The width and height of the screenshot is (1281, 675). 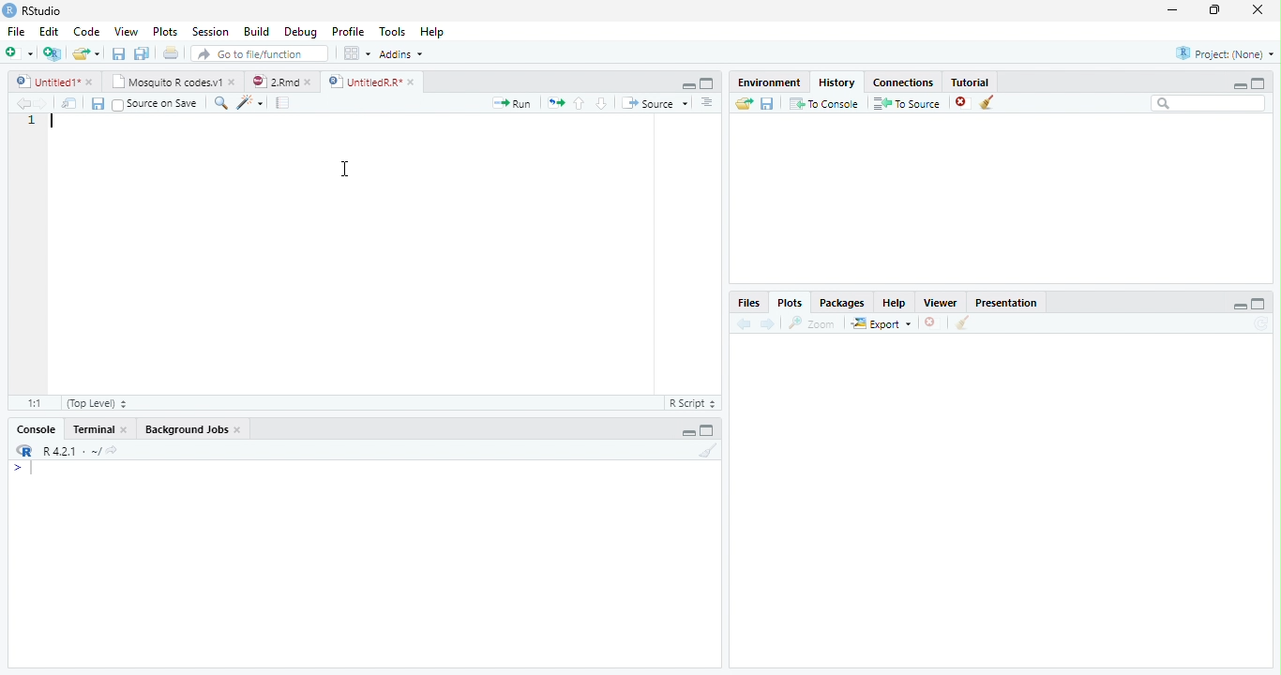 What do you see at coordinates (91, 82) in the screenshot?
I see `close` at bounding box center [91, 82].